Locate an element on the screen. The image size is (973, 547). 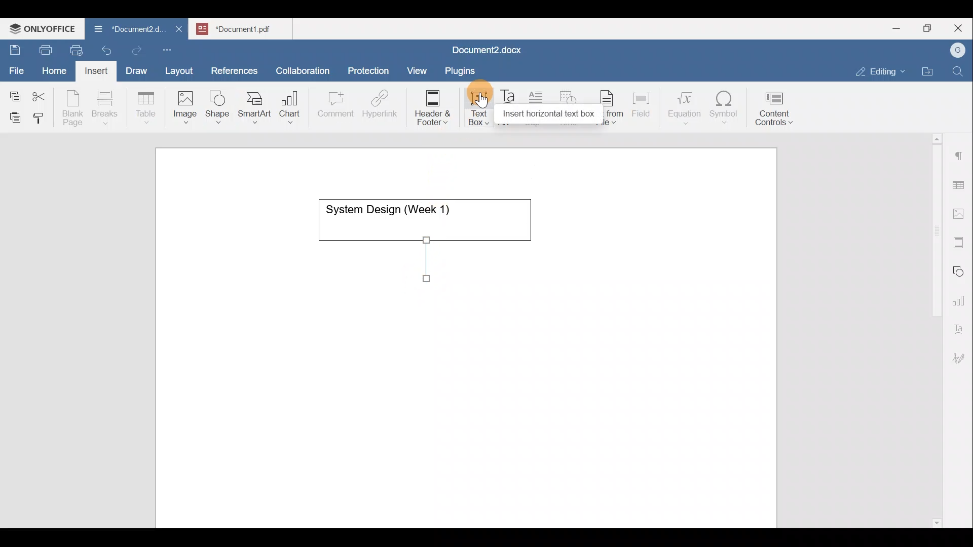
Text Art is located at coordinates (508, 108).